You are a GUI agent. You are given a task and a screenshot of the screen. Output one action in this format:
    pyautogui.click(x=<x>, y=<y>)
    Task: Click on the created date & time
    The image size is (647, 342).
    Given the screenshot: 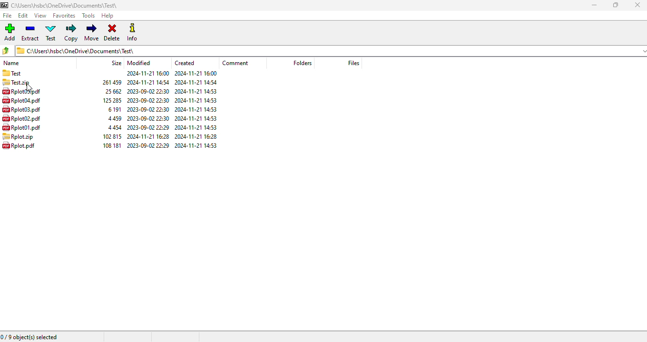 What is the action you would take?
    pyautogui.click(x=196, y=74)
    